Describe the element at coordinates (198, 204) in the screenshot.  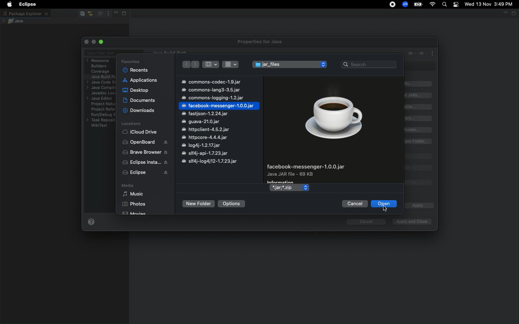
I see `New folder` at that location.